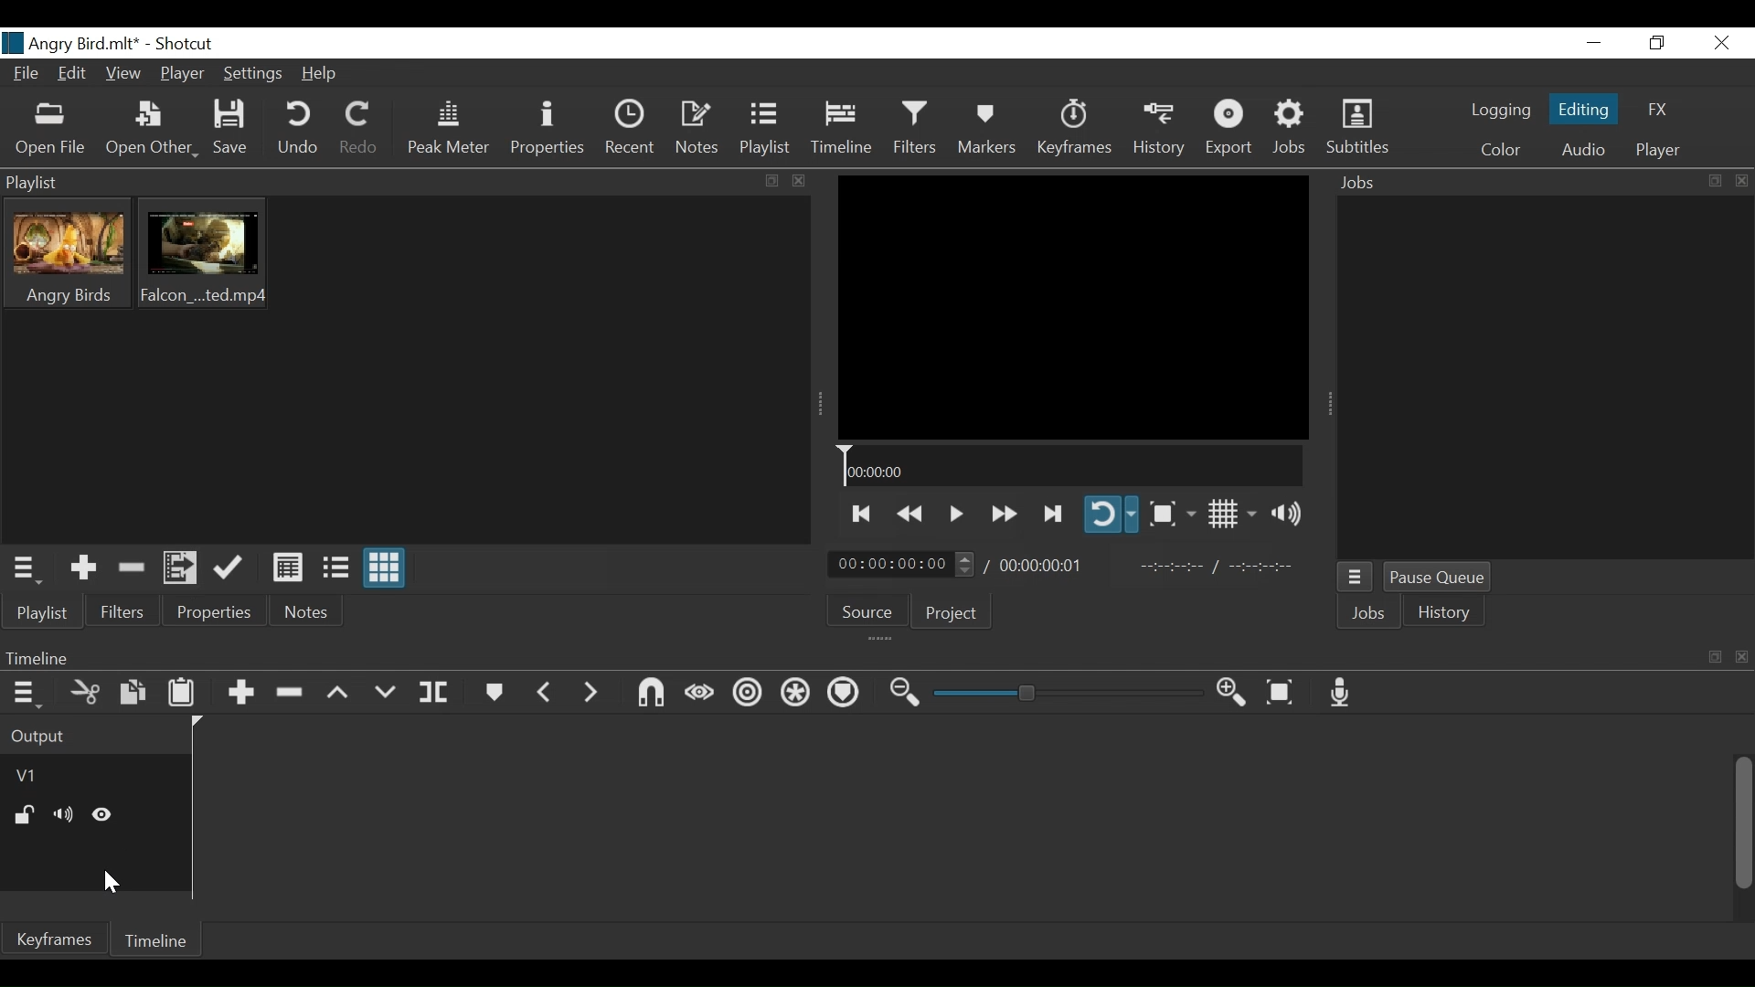 The width and height of the screenshot is (1755, 987). What do you see at coordinates (699, 129) in the screenshot?
I see `` at bounding box center [699, 129].